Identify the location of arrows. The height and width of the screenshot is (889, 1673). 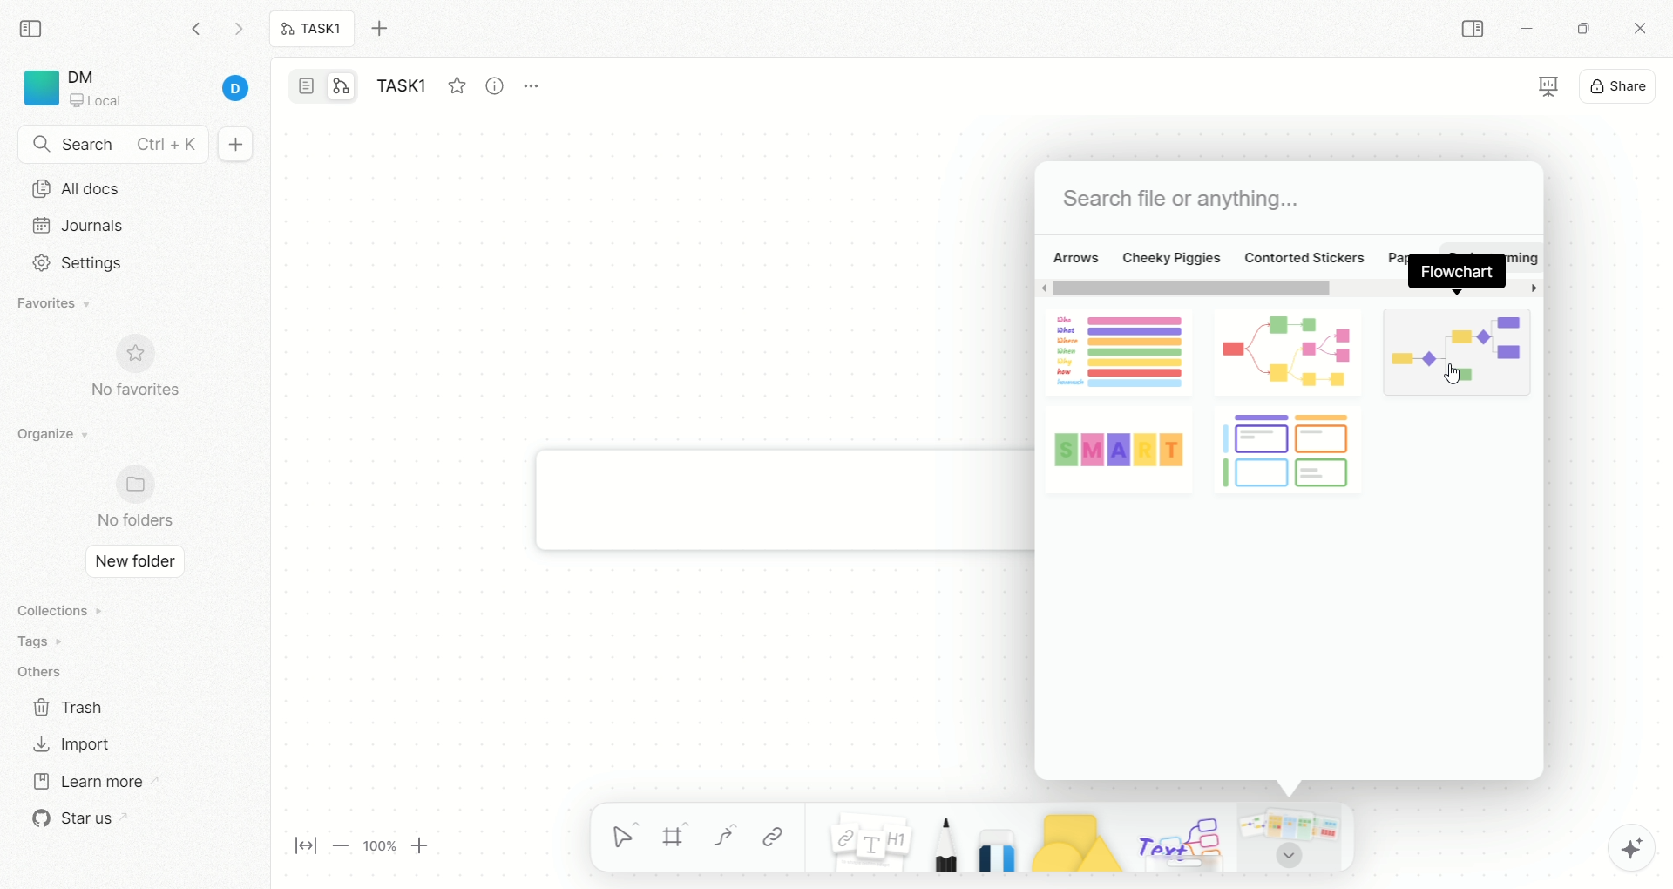
(1074, 256).